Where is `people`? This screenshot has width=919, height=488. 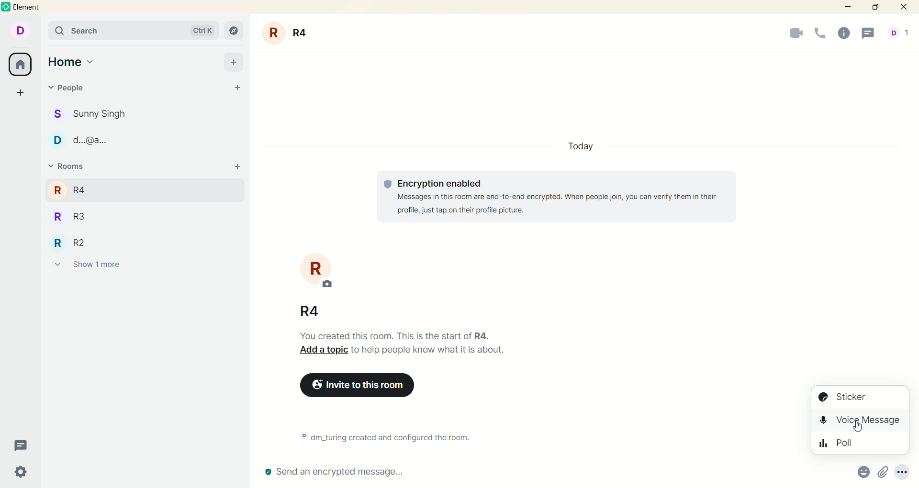
people is located at coordinates (898, 34).